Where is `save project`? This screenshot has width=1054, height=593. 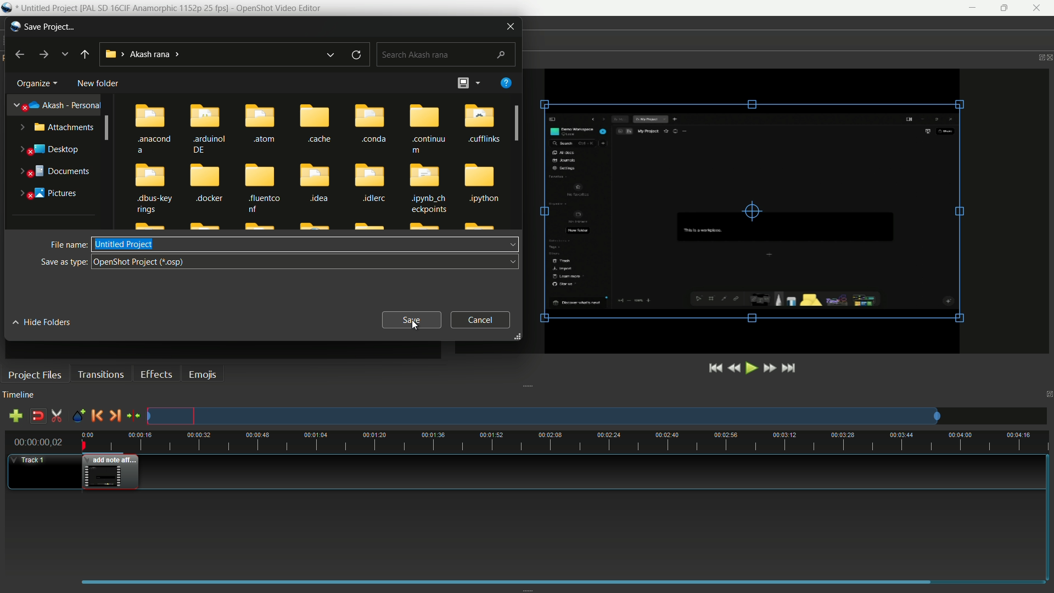
save project is located at coordinates (50, 27).